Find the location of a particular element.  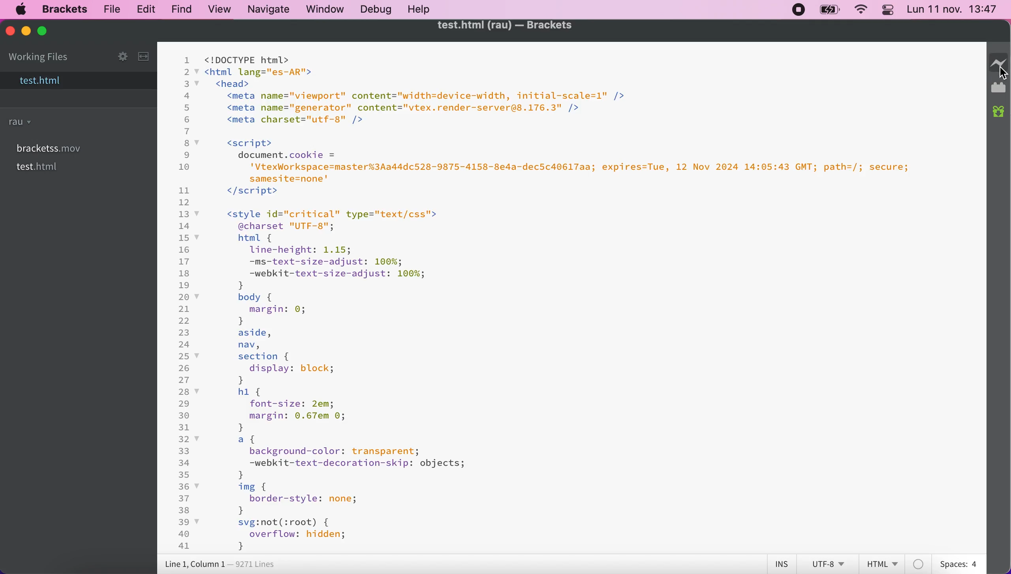

lines and columns is located at coordinates (226, 564).